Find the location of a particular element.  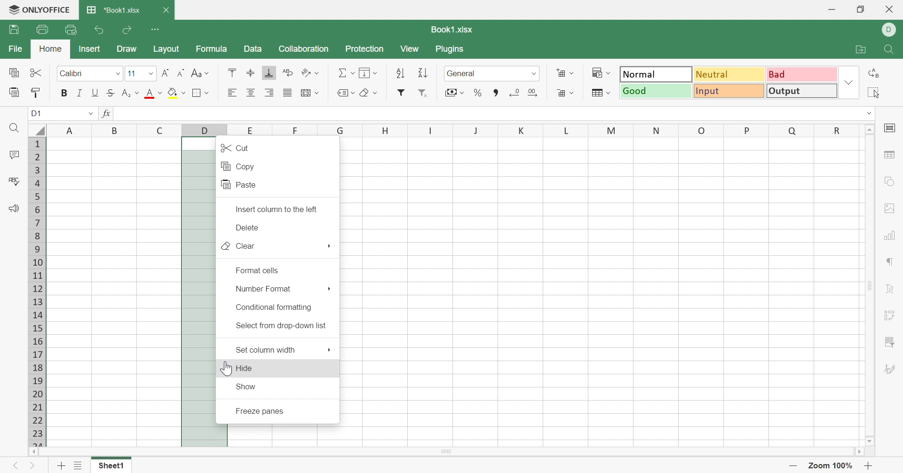

Change case is located at coordinates (196, 71).